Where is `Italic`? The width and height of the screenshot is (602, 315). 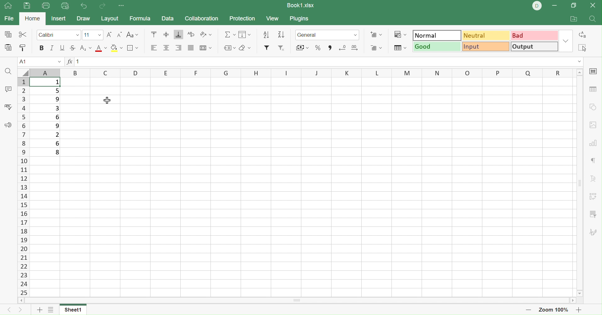 Italic is located at coordinates (52, 47).